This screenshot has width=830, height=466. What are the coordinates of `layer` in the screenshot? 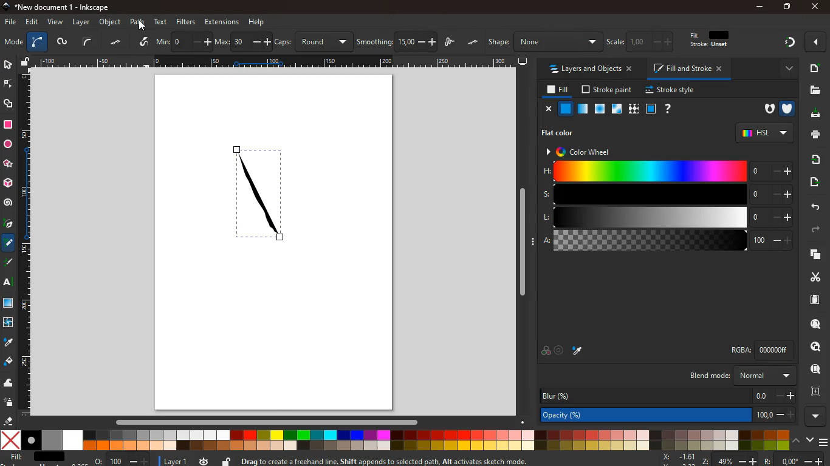 It's located at (83, 22).